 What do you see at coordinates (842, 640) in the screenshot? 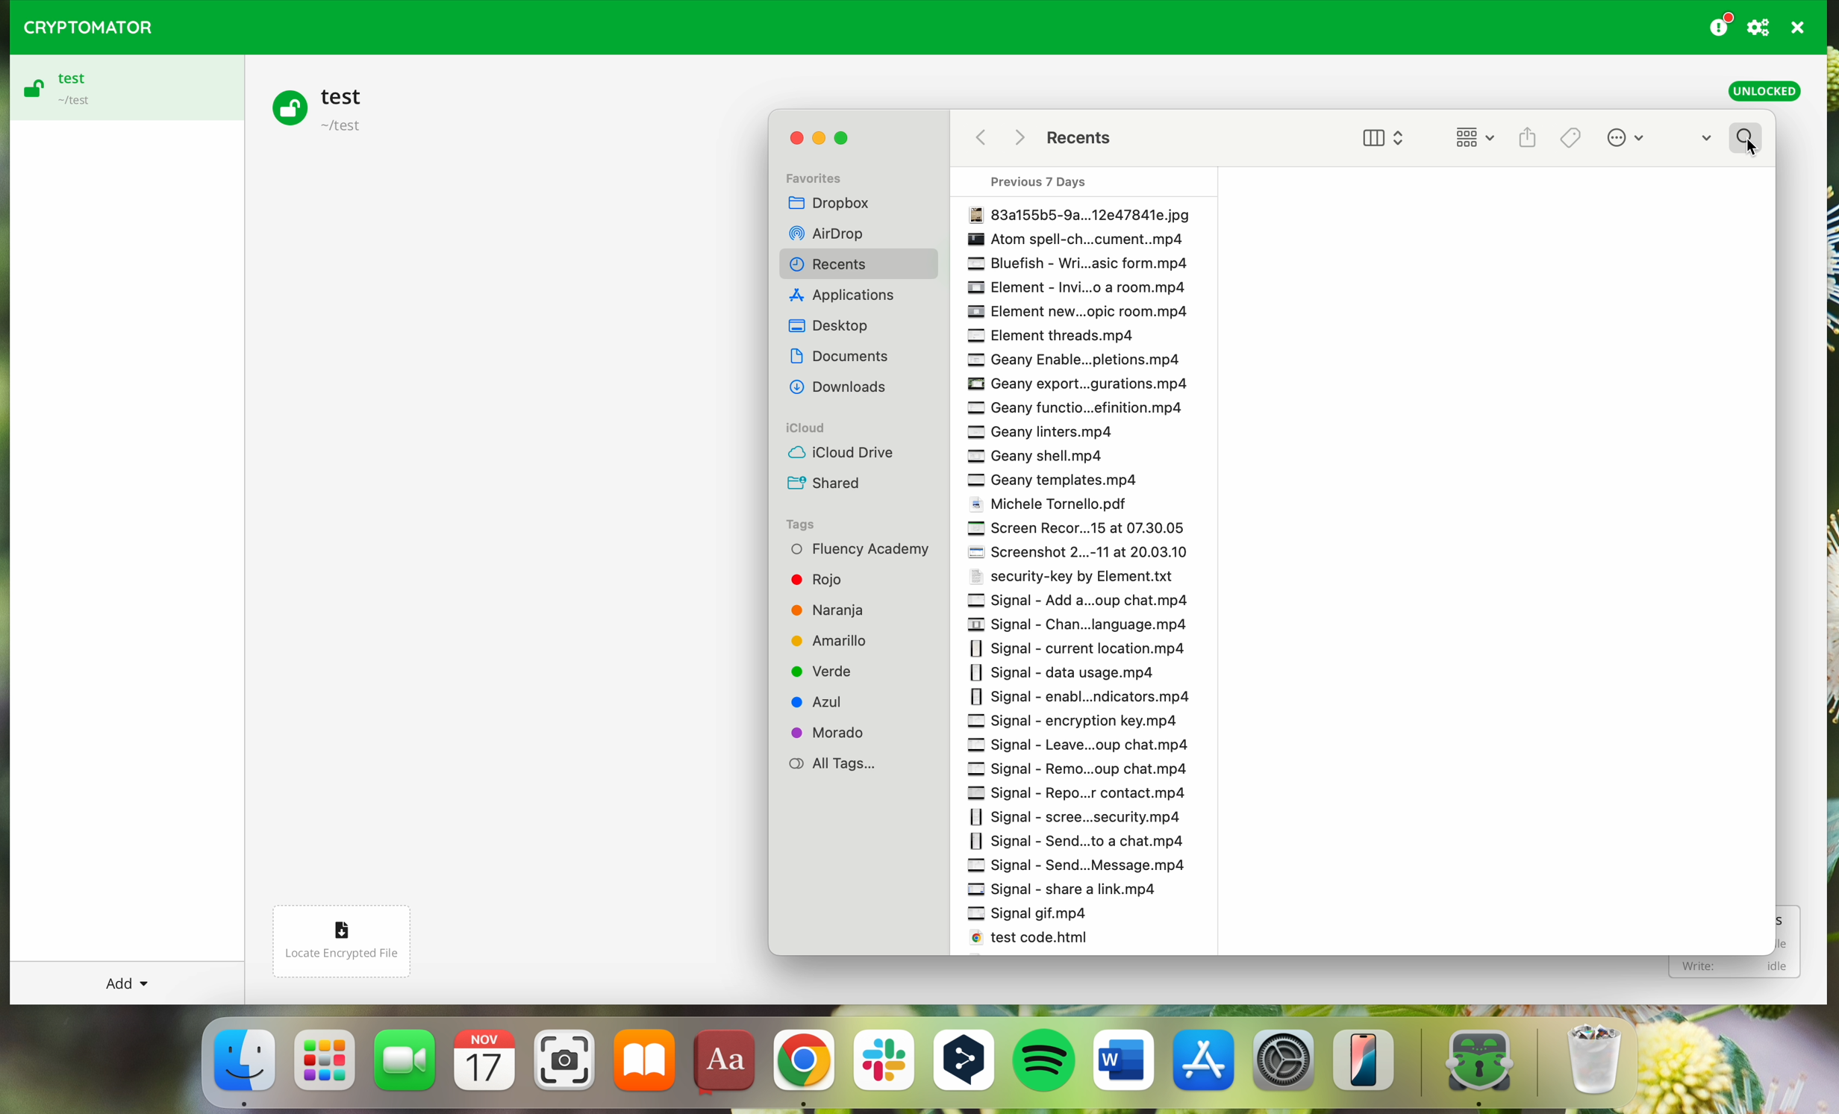
I see `Amarillo` at bounding box center [842, 640].